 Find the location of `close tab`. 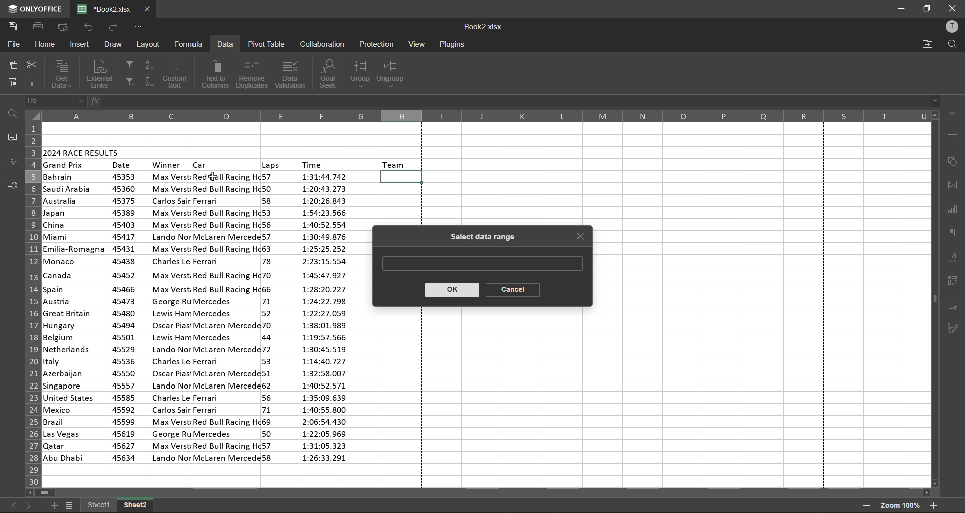

close tab is located at coordinates (148, 9).